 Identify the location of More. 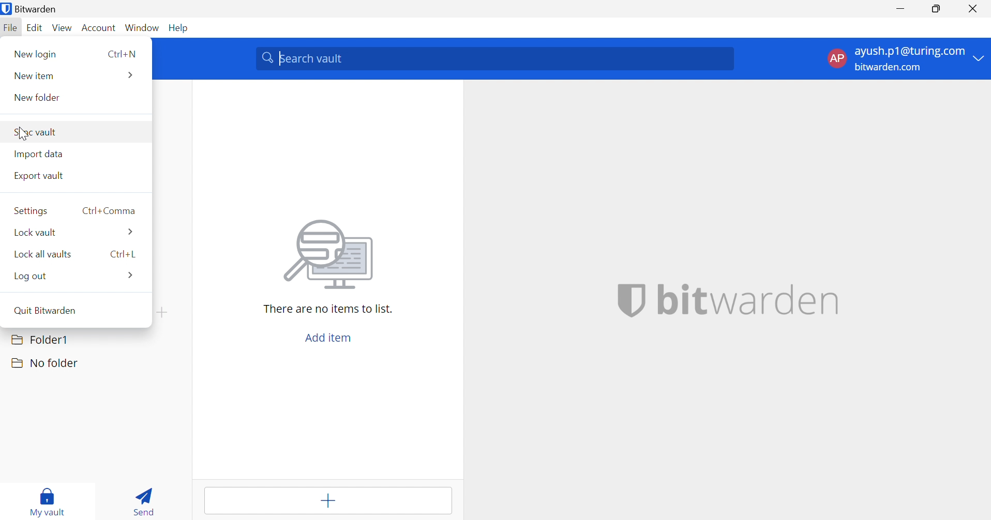
(132, 275).